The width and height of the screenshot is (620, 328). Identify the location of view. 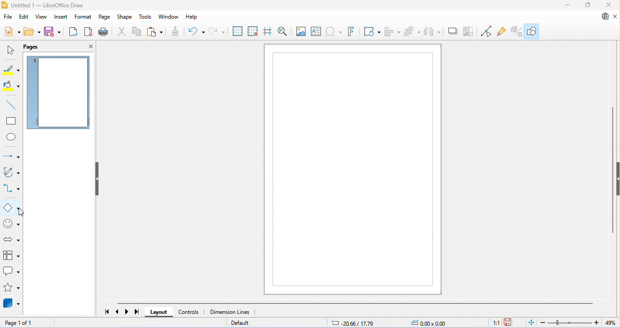
(41, 16).